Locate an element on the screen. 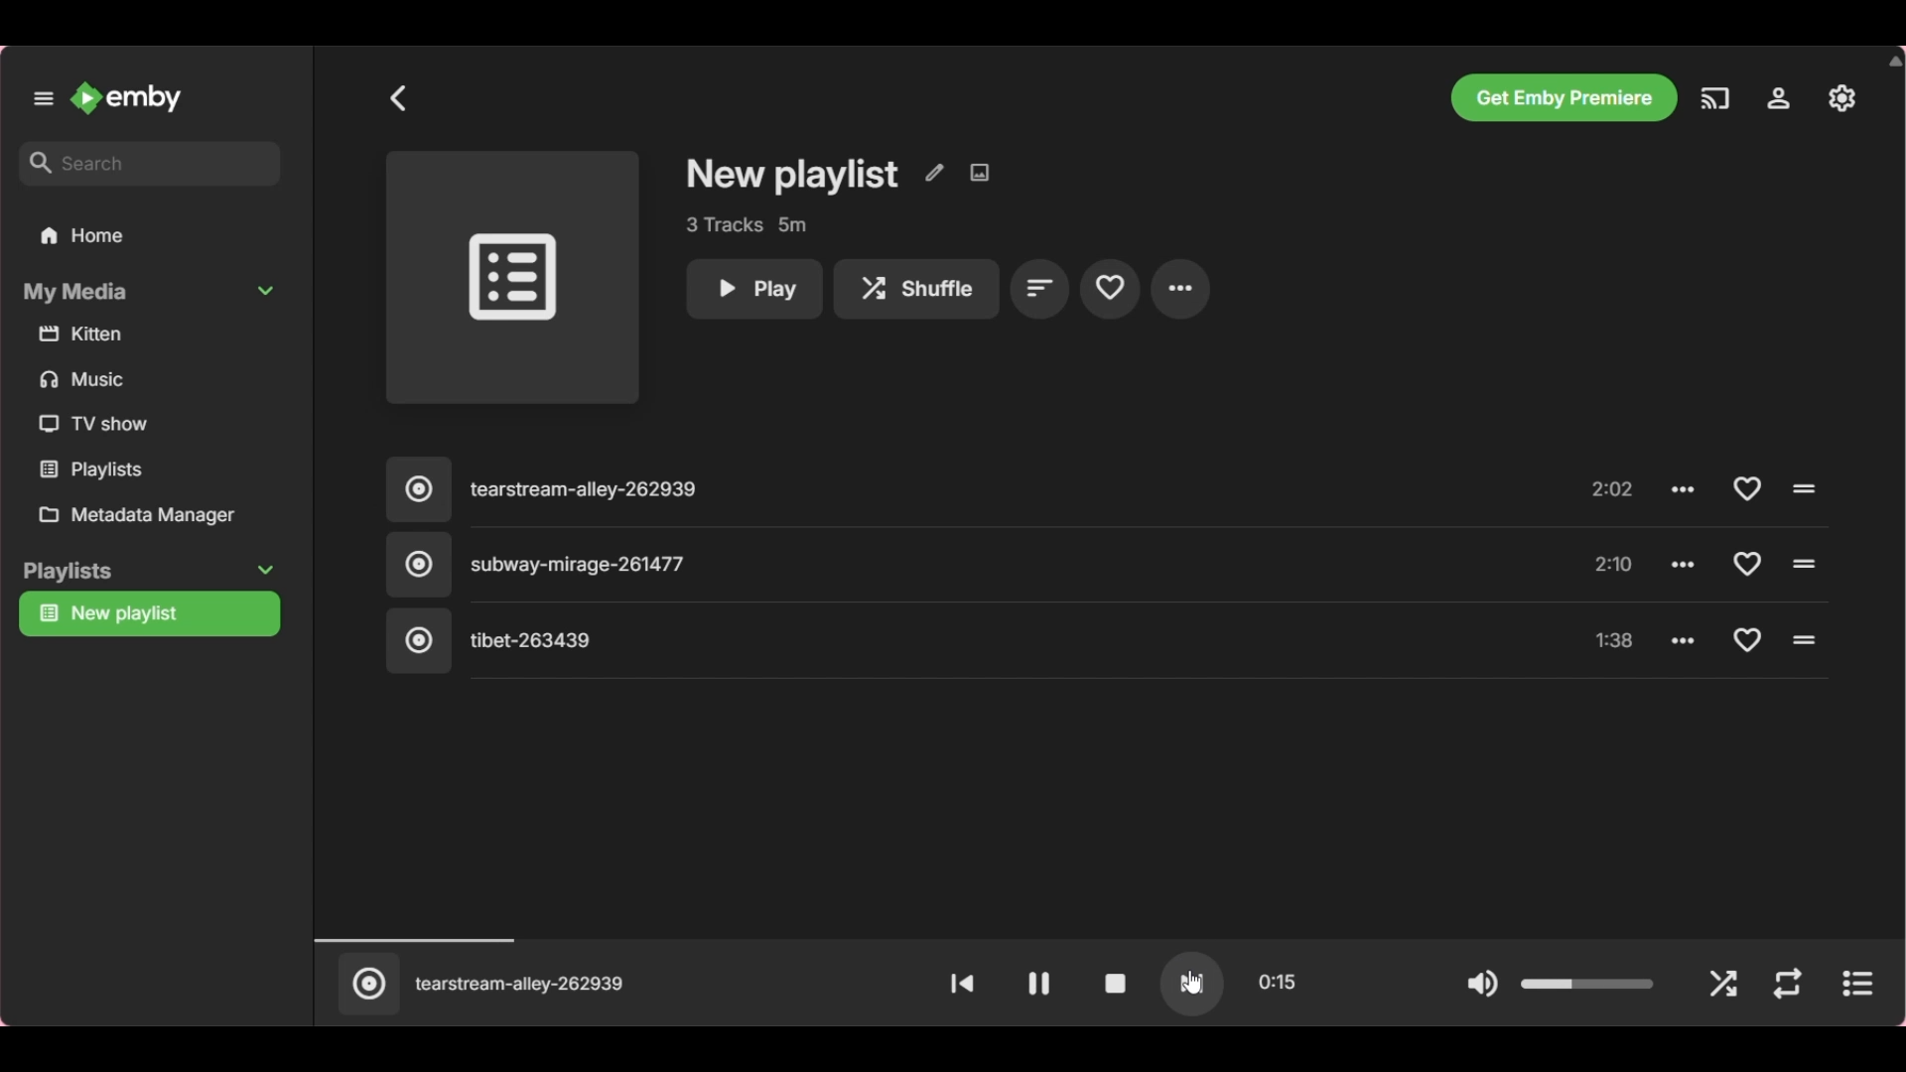 The image size is (1906, 1072). tearstream mirage 262939 is located at coordinates (524, 984).